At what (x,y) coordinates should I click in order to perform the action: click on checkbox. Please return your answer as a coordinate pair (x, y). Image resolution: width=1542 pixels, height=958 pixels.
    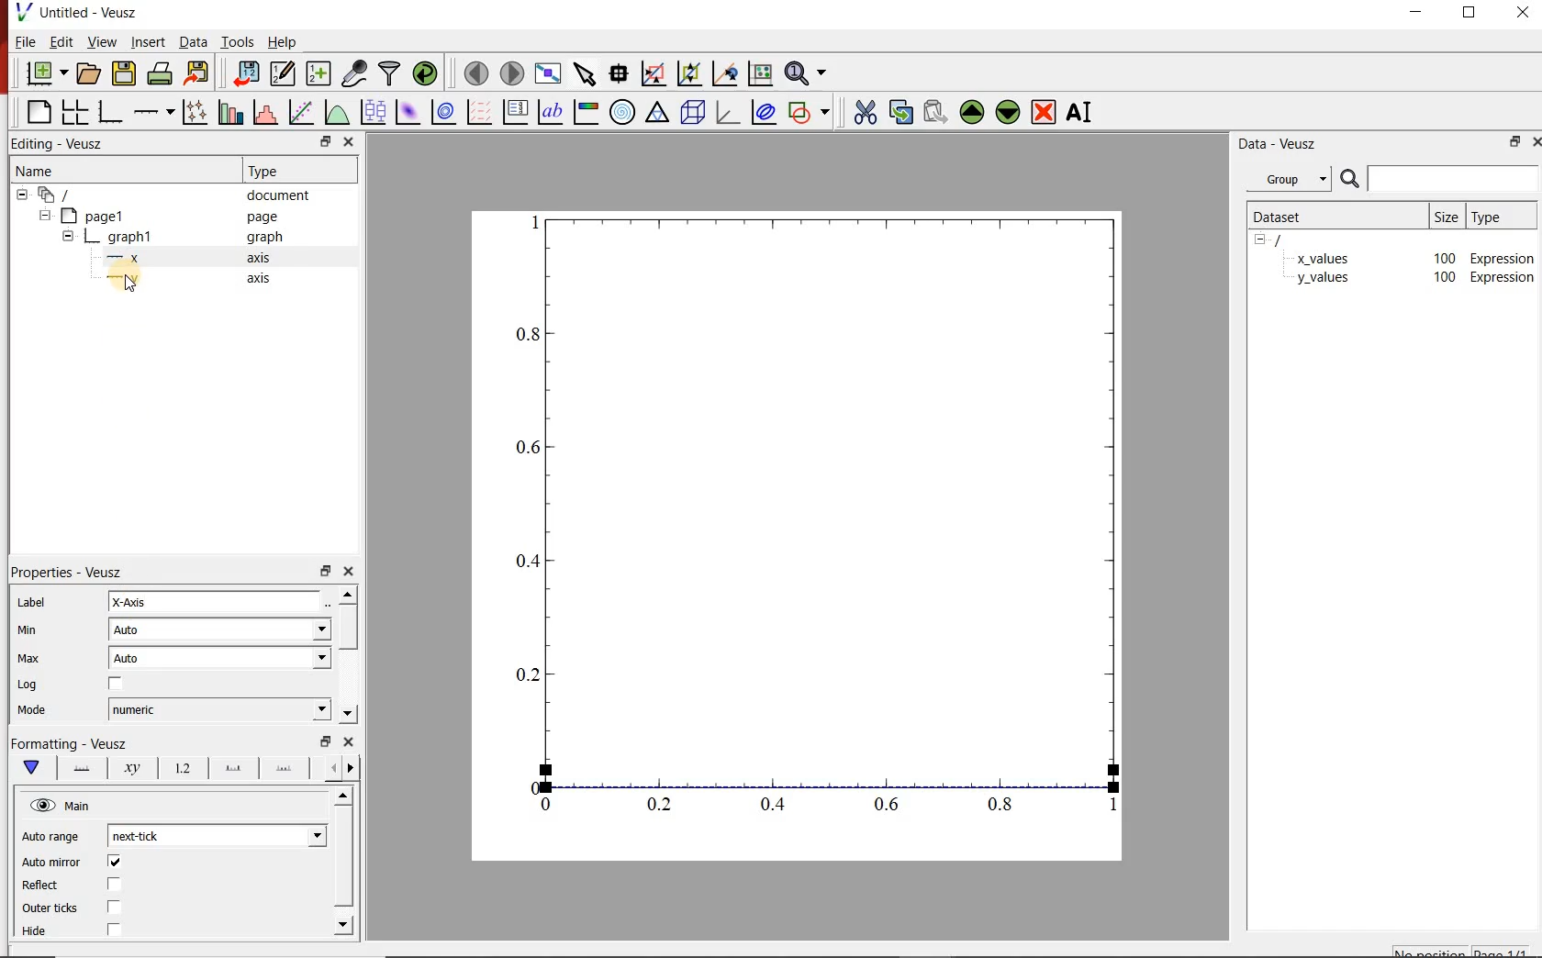
    Looking at the image, I should click on (116, 928).